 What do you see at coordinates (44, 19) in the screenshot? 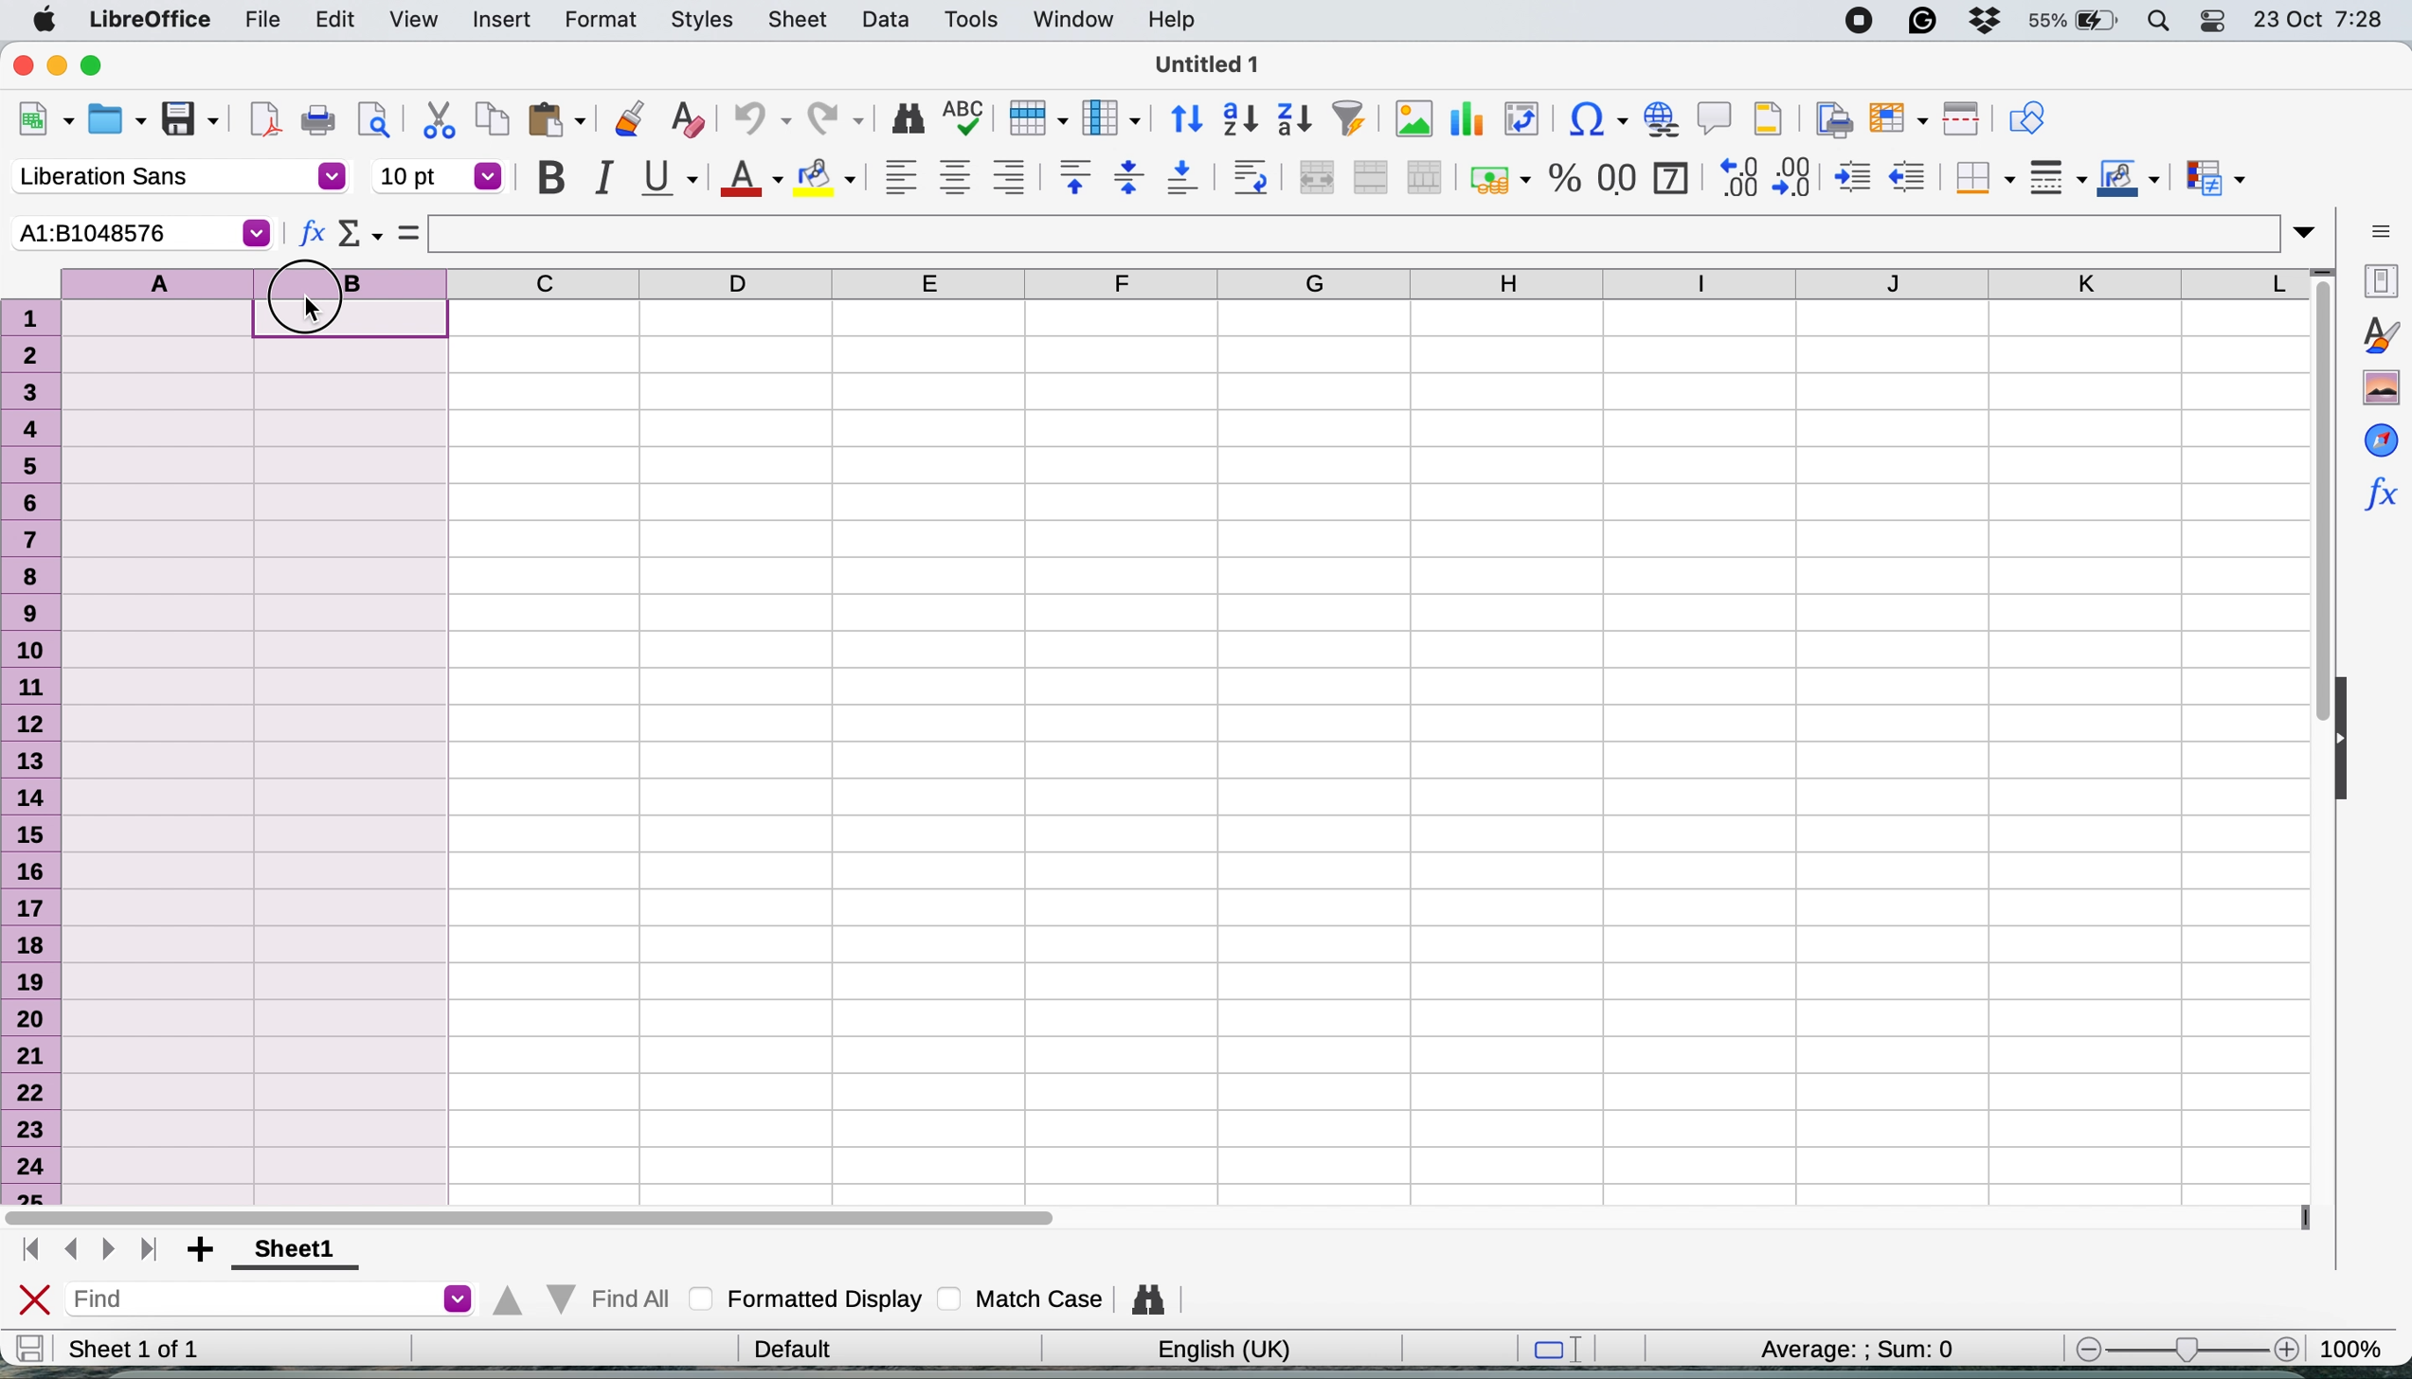
I see `system logo` at bounding box center [44, 19].